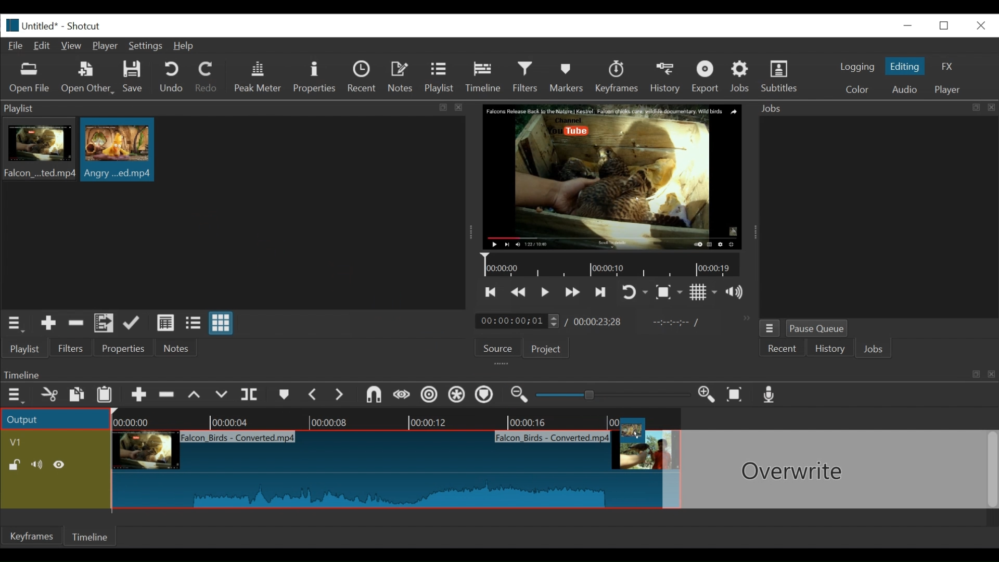 The width and height of the screenshot is (999, 562). Describe the element at coordinates (544, 350) in the screenshot. I see `Project` at that location.